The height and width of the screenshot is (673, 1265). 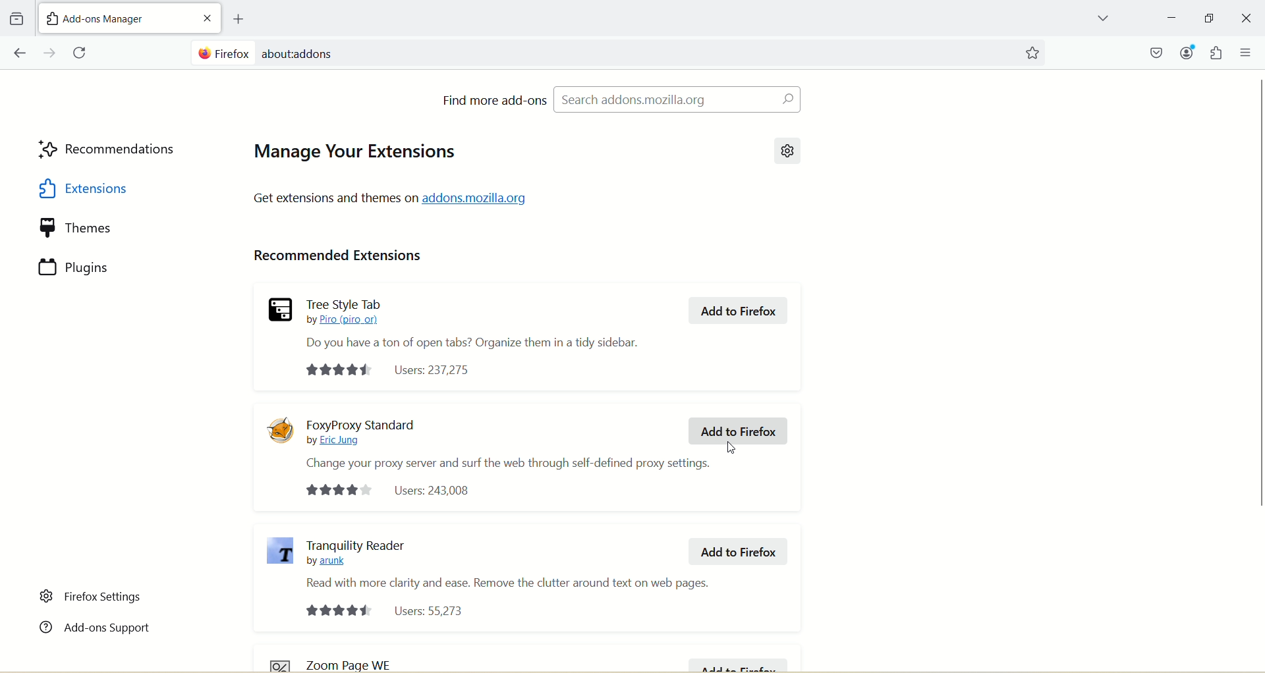 I want to click on Tranquility Reader Icon, so click(x=280, y=552).